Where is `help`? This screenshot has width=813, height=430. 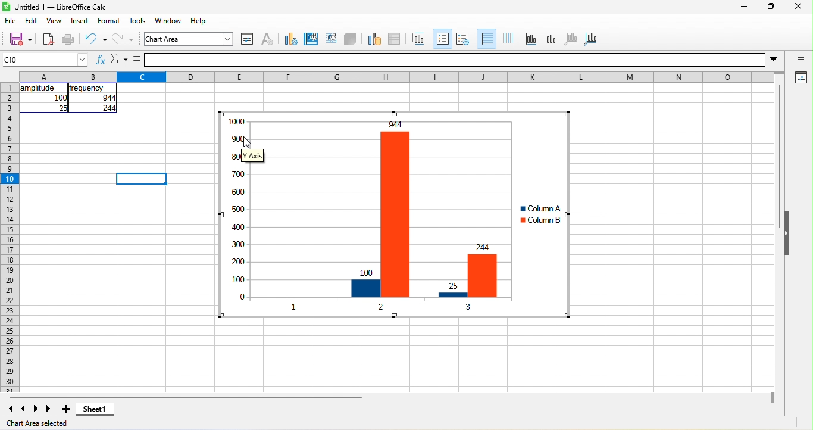 help is located at coordinates (199, 20).